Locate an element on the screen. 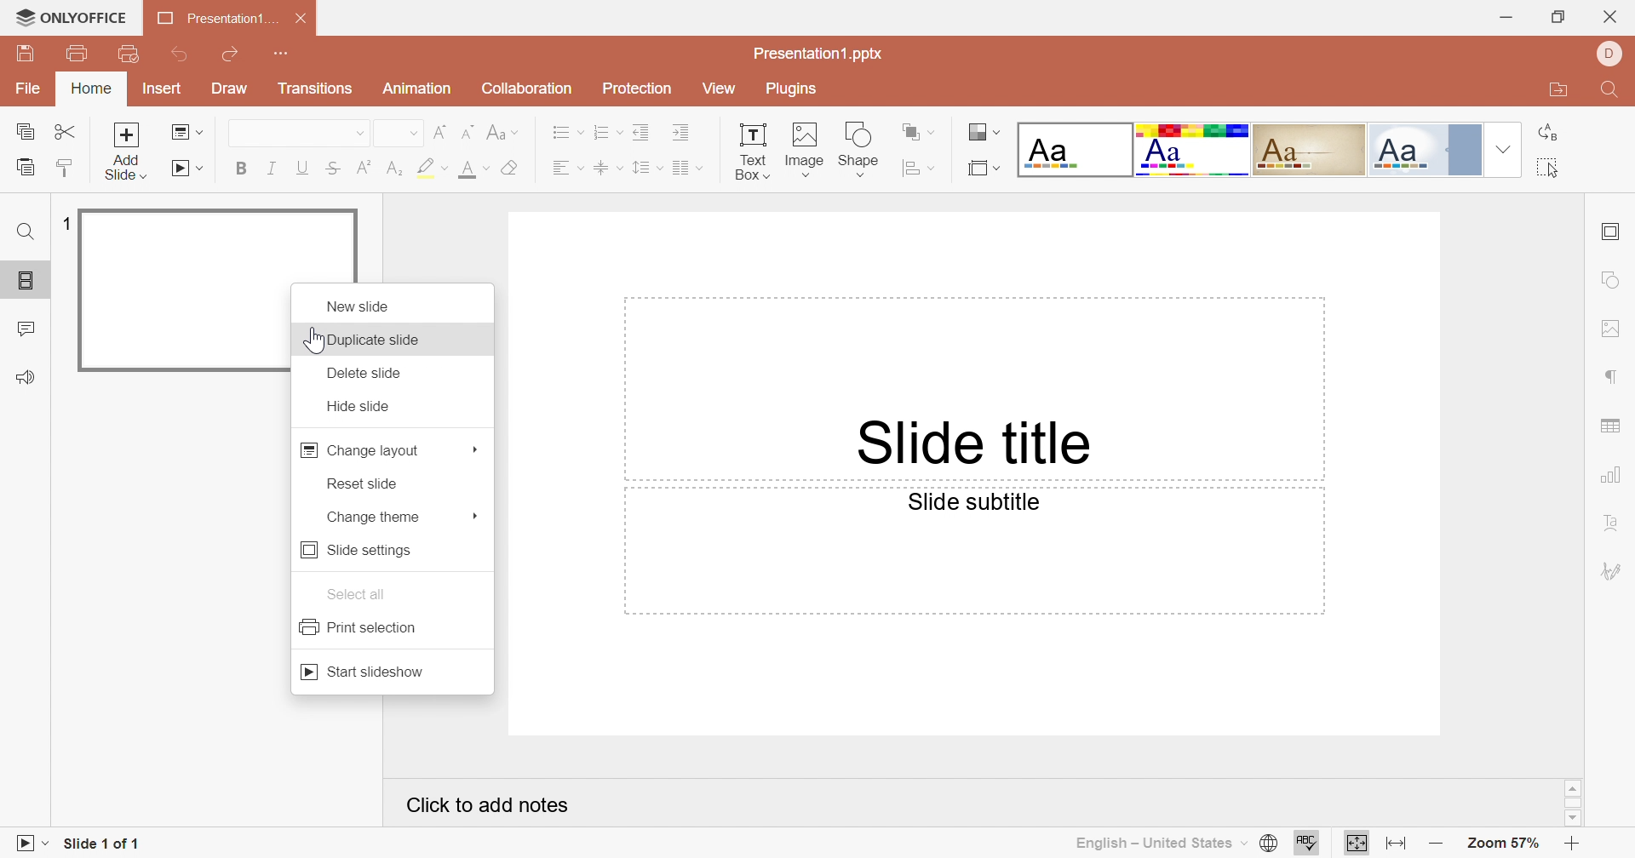 This screenshot has height=858, width=1635. Textbox is located at coordinates (754, 152).